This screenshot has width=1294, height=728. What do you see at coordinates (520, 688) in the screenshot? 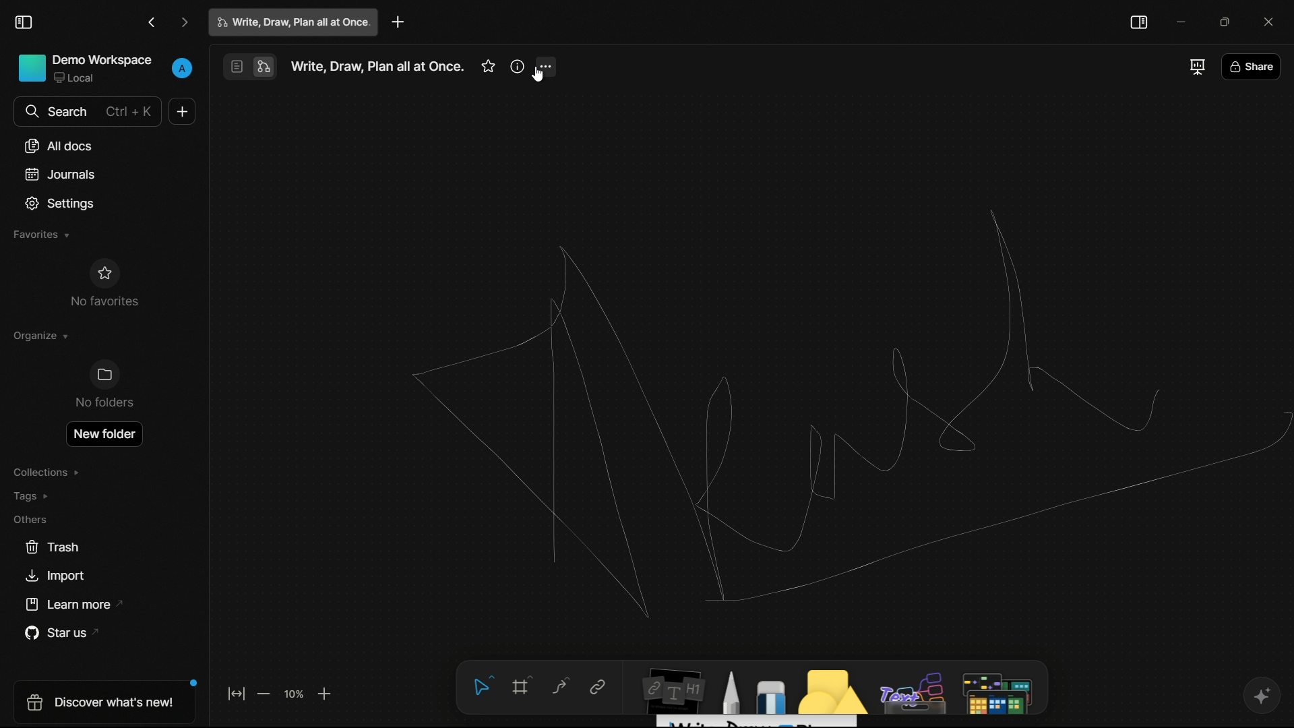
I see `frame` at bounding box center [520, 688].